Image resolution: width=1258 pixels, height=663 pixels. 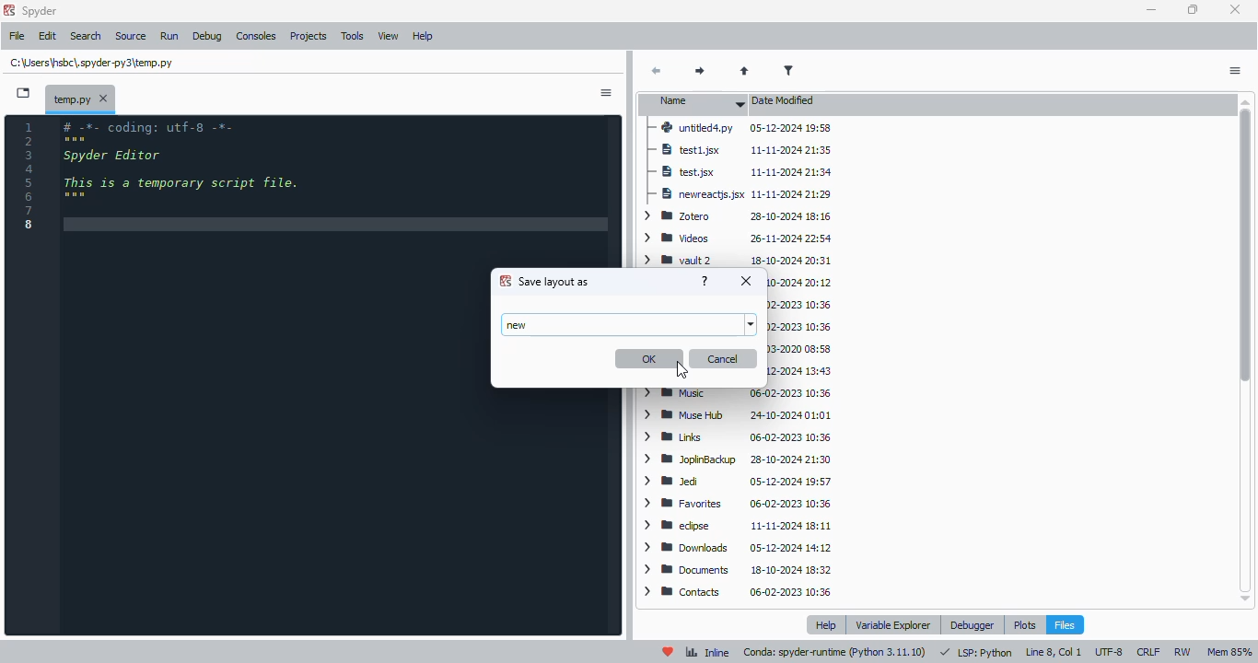 What do you see at coordinates (751, 325) in the screenshot?
I see `browse` at bounding box center [751, 325].